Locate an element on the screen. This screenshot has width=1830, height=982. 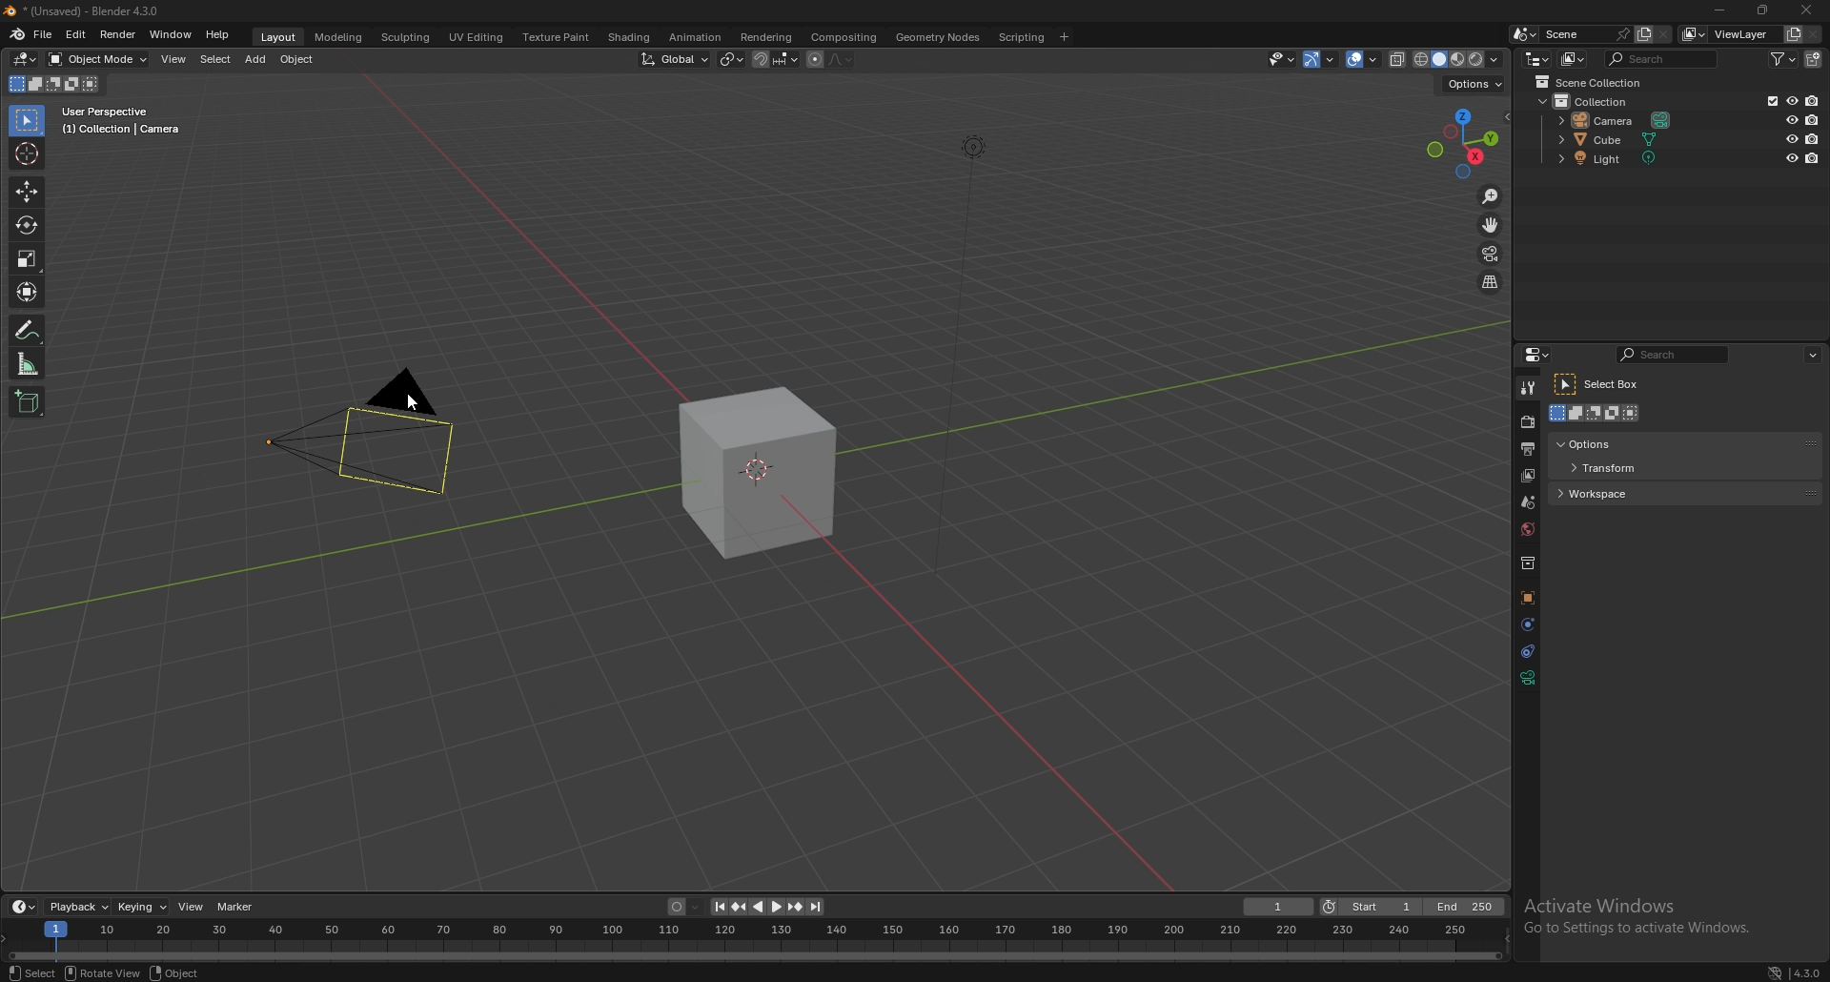
scale is located at coordinates (30, 257).